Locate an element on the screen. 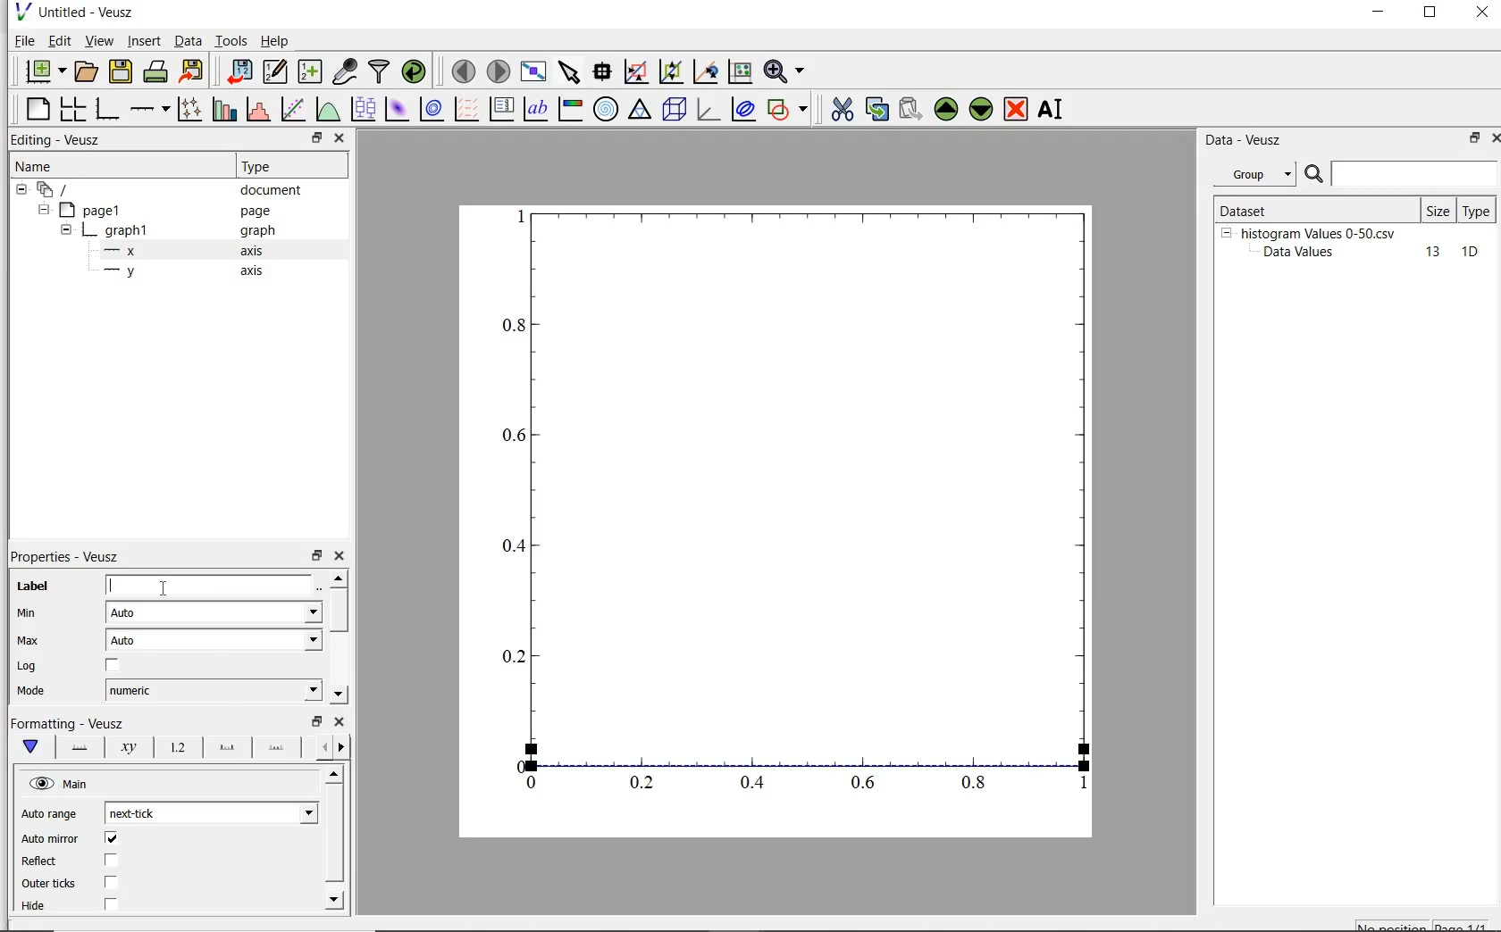  search is located at coordinates (1315, 175).